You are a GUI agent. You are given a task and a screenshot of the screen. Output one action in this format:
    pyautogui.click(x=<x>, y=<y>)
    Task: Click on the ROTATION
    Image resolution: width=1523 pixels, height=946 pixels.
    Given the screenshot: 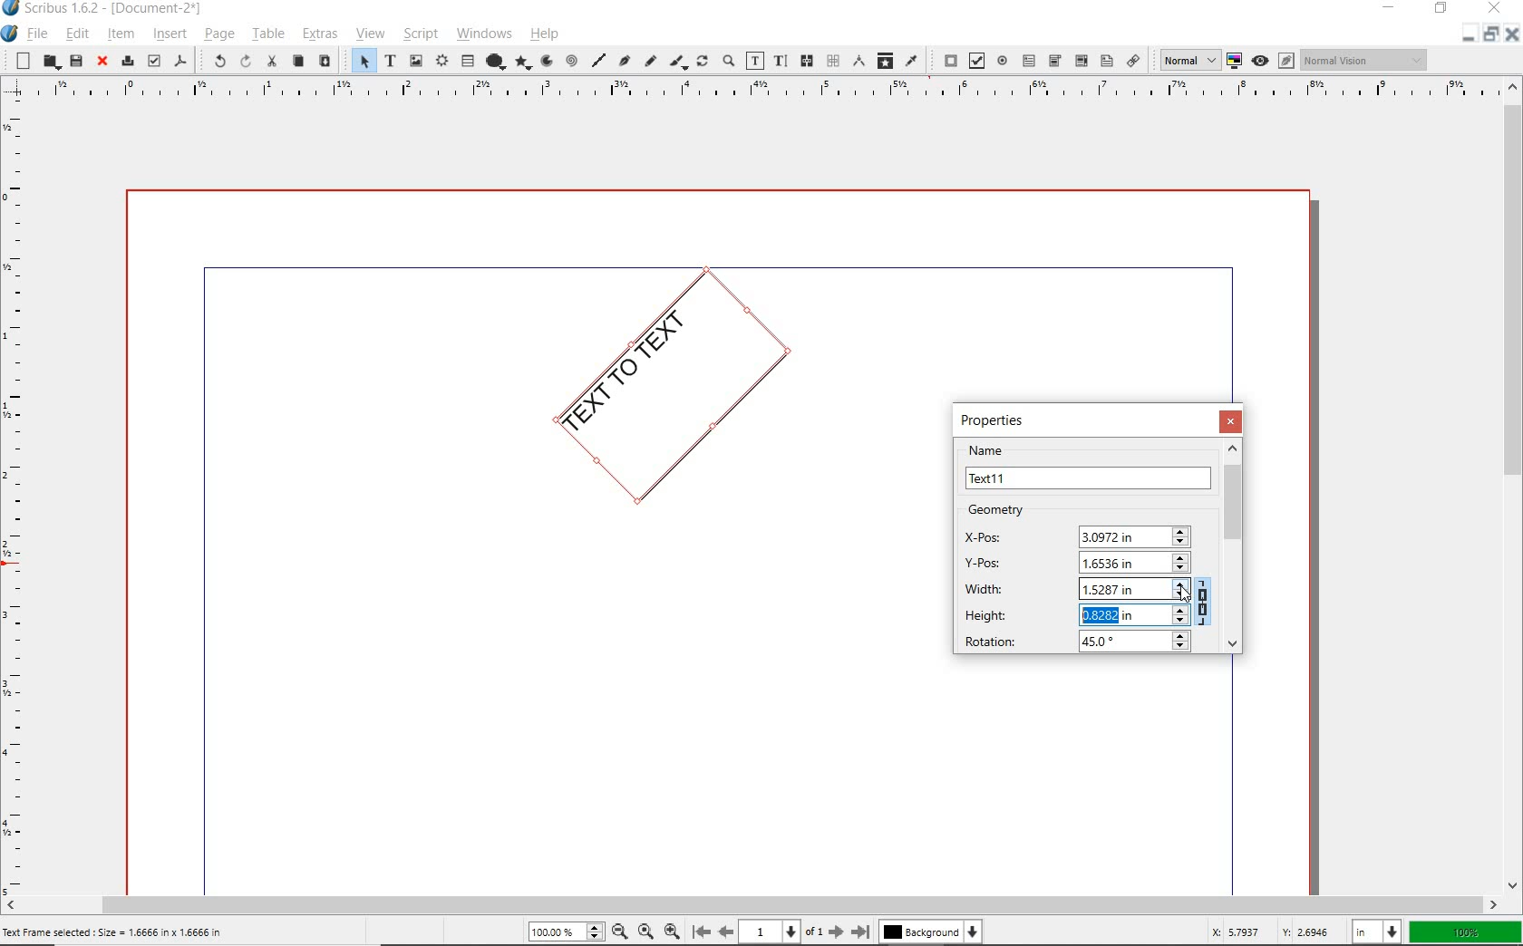 What is the action you would take?
    pyautogui.click(x=1074, y=642)
    